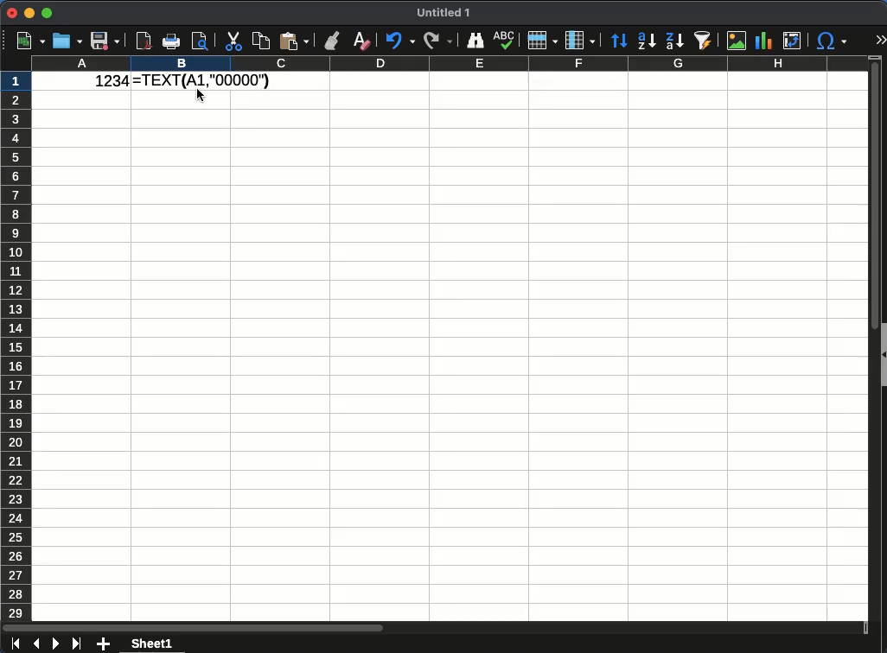 This screenshot has height=653, width=887. Describe the element at coordinates (203, 103) in the screenshot. I see `cursor` at that location.